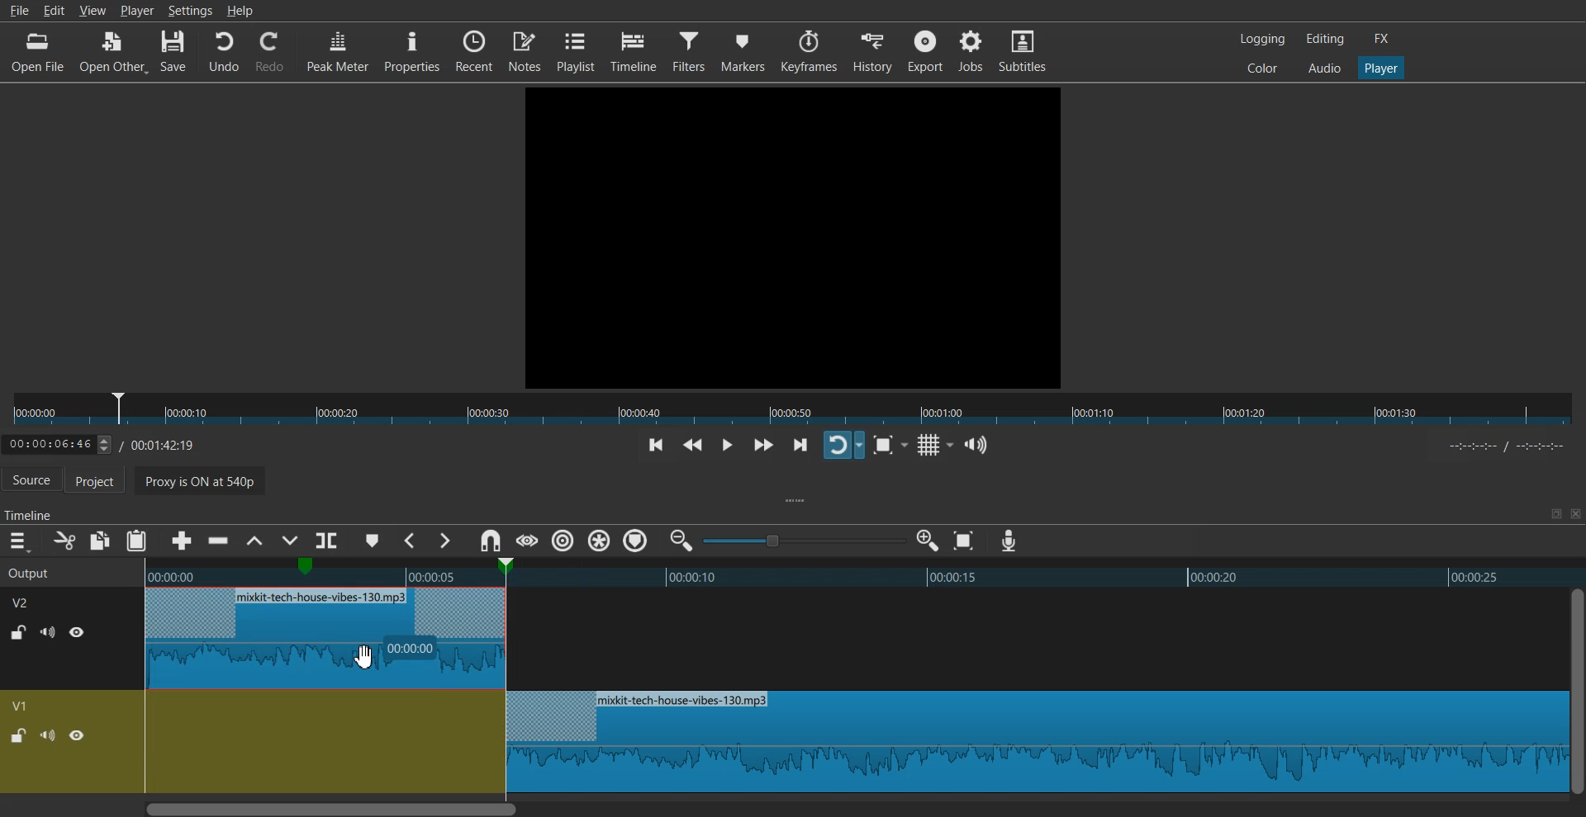 The height and width of the screenshot is (817, 1586). I want to click on File Preview window, so click(796, 235).